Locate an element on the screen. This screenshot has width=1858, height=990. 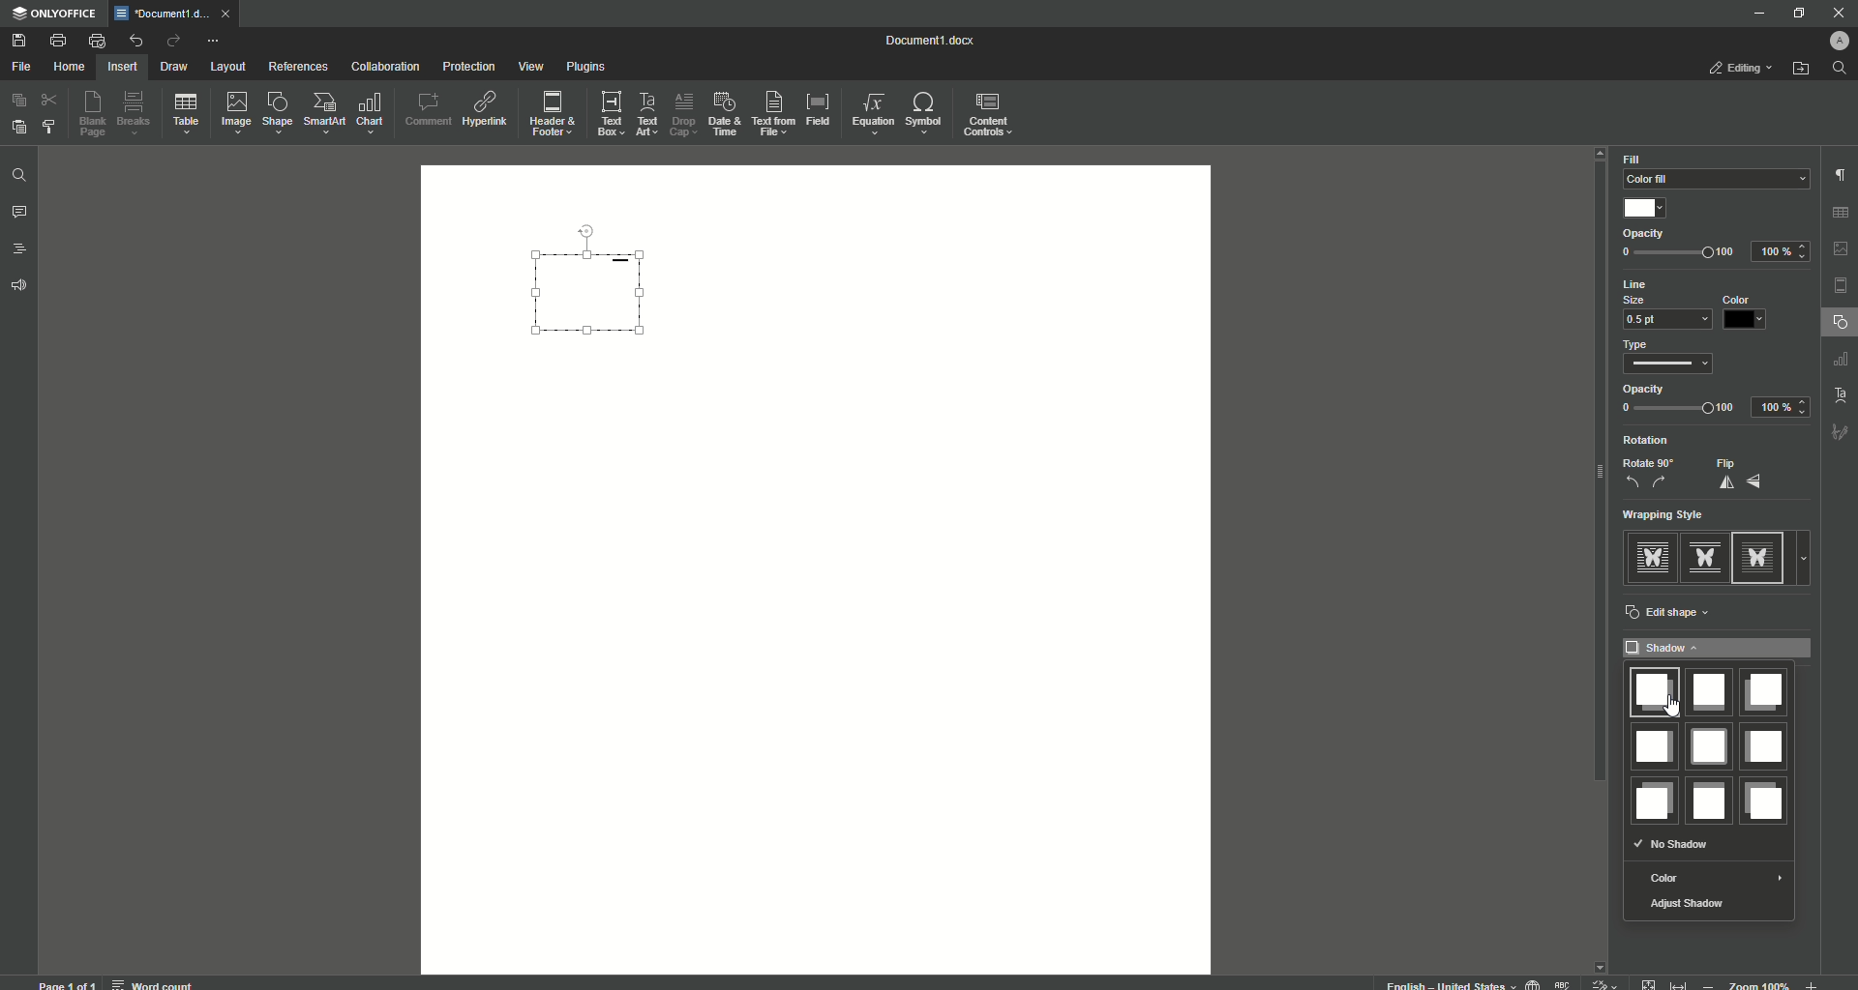
Scroll is located at coordinates (1596, 484).